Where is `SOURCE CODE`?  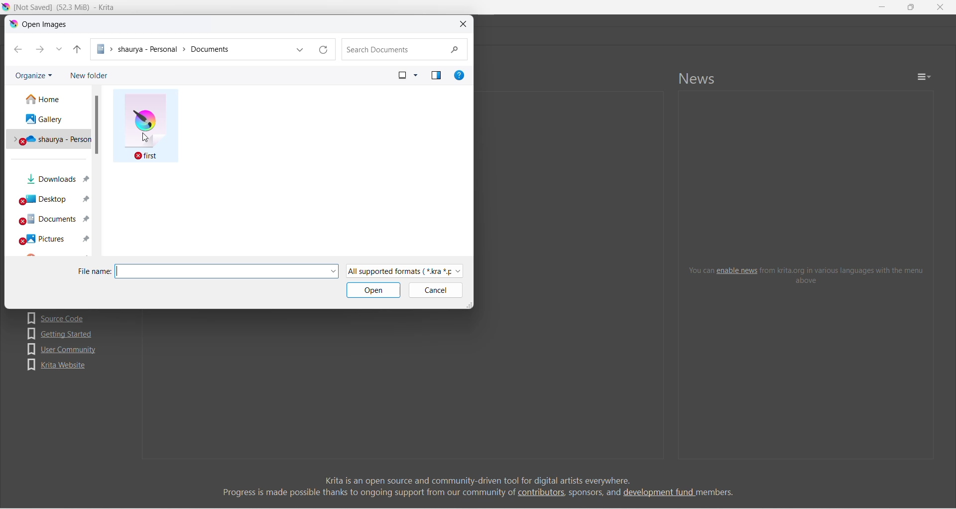 SOURCE CODE is located at coordinates (60, 318).